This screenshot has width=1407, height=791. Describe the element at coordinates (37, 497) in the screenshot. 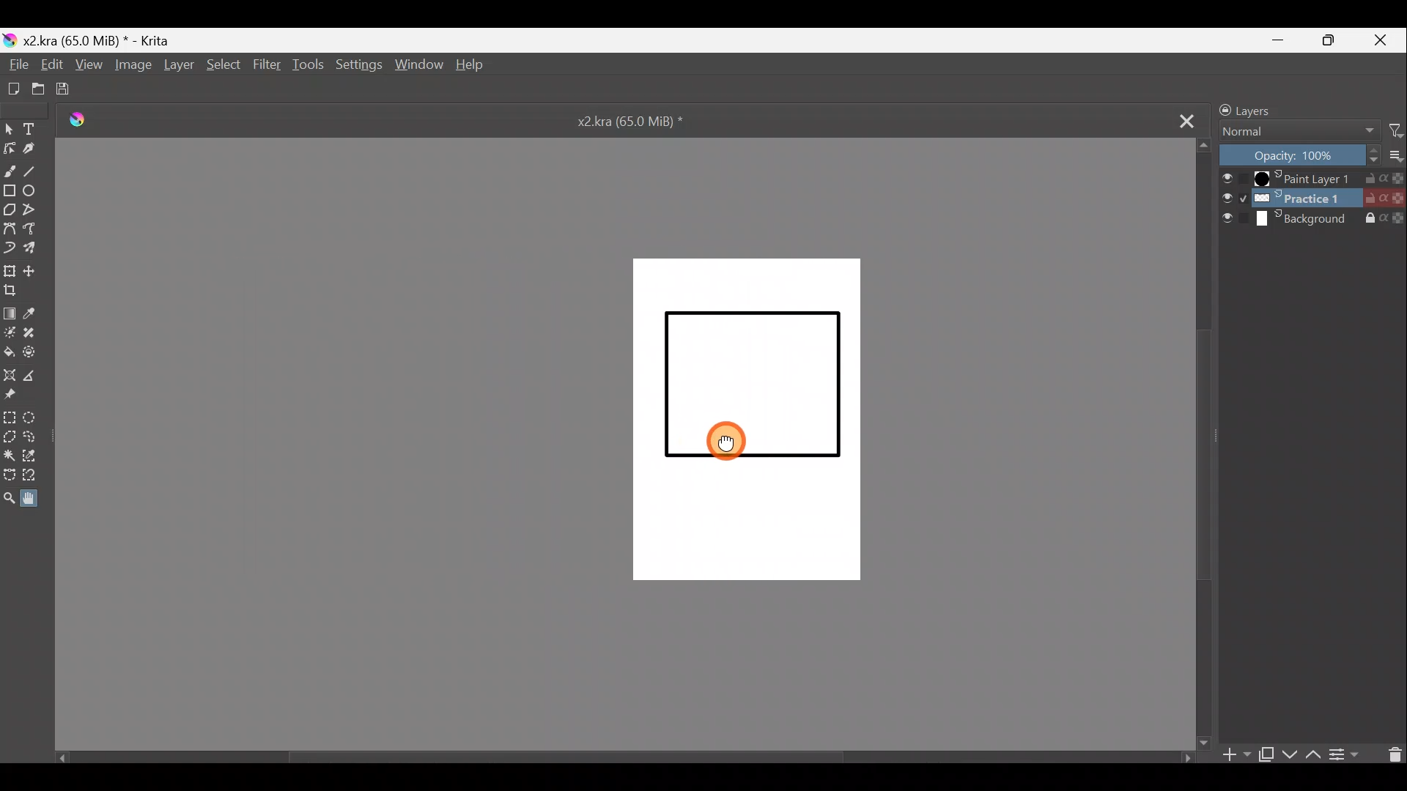

I see `Pan tool` at that location.